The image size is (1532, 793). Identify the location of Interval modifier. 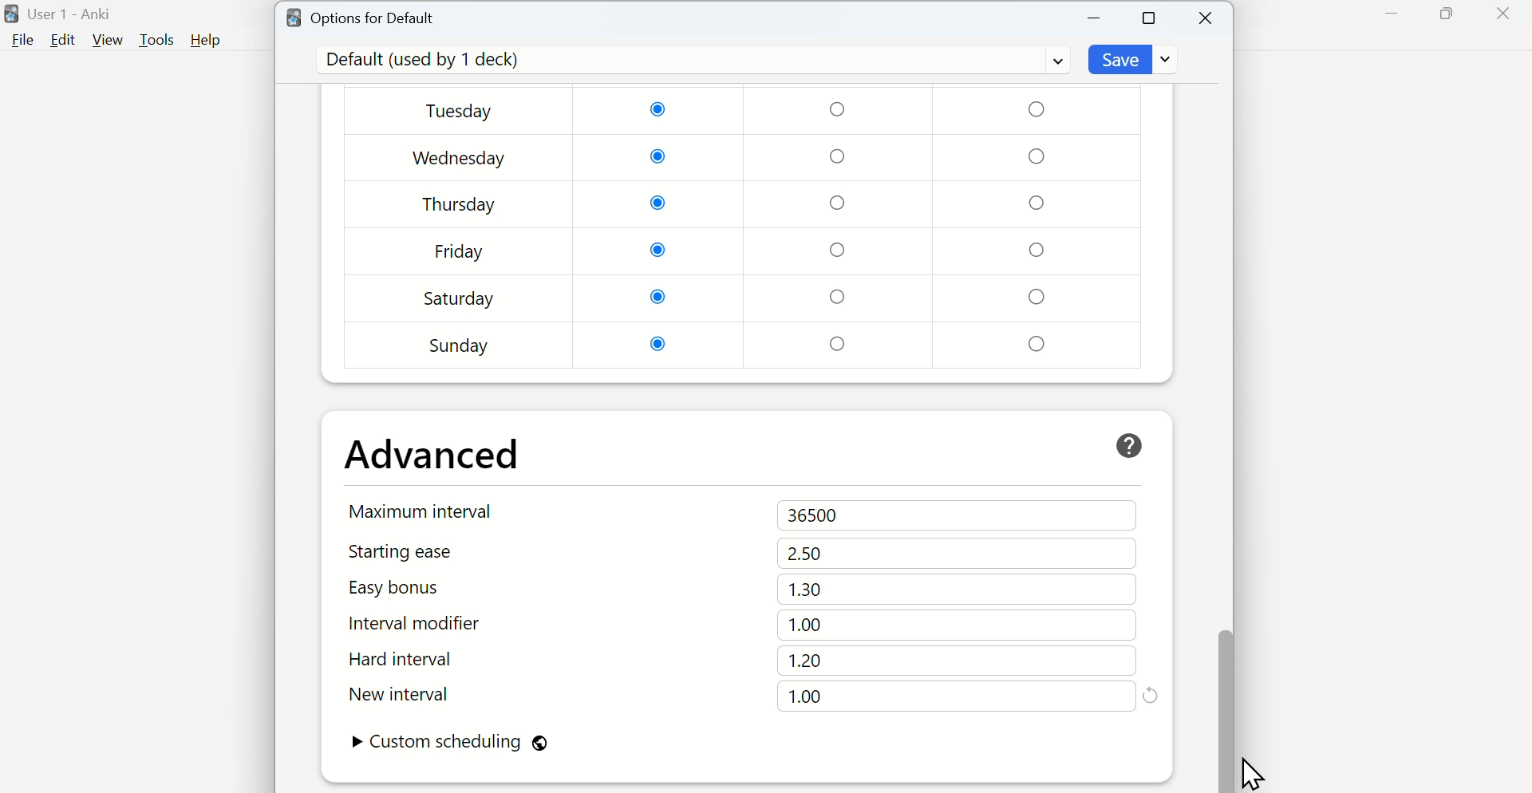
(422, 624).